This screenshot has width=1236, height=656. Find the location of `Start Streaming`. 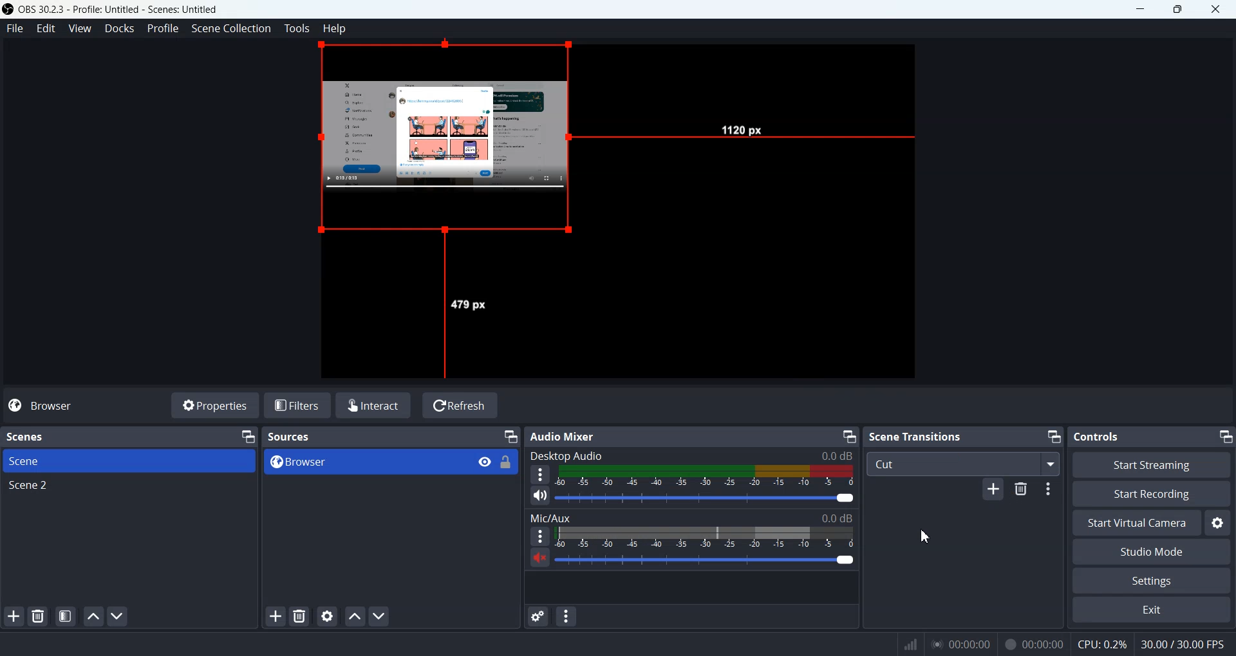

Start Streaming is located at coordinates (1150, 464).